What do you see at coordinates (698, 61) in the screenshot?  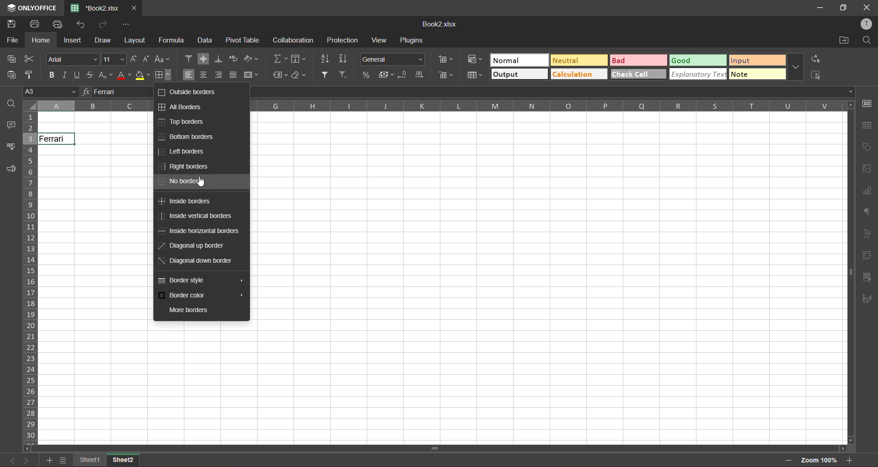 I see `good` at bounding box center [698, 61].